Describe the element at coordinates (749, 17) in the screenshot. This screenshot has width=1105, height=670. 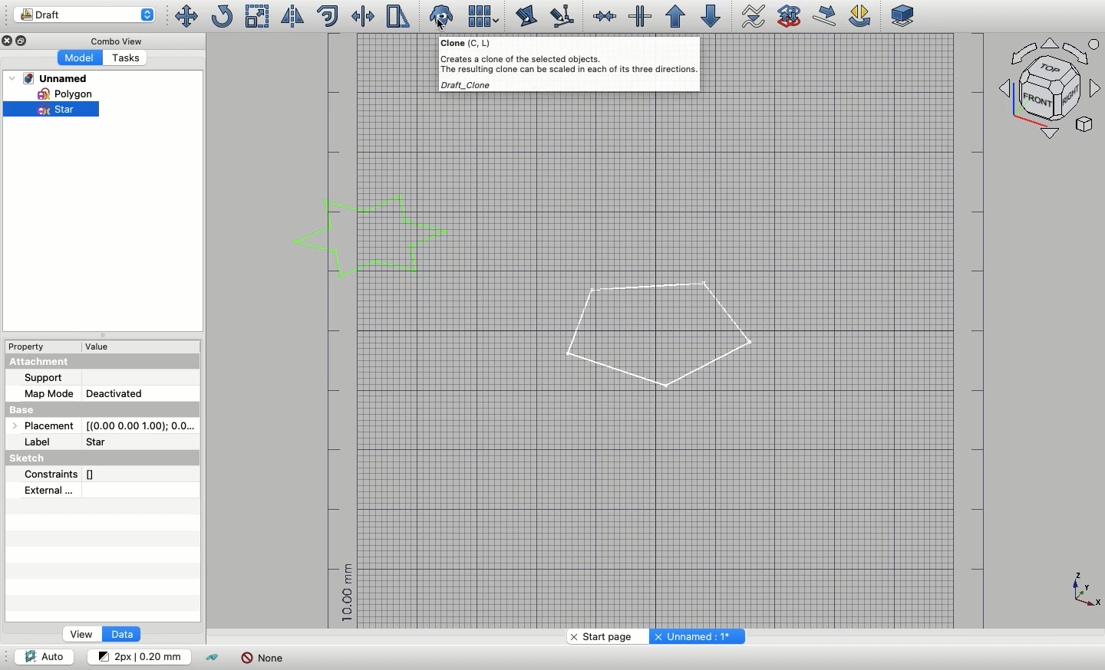
I see `Wire to b-spline` at that location.